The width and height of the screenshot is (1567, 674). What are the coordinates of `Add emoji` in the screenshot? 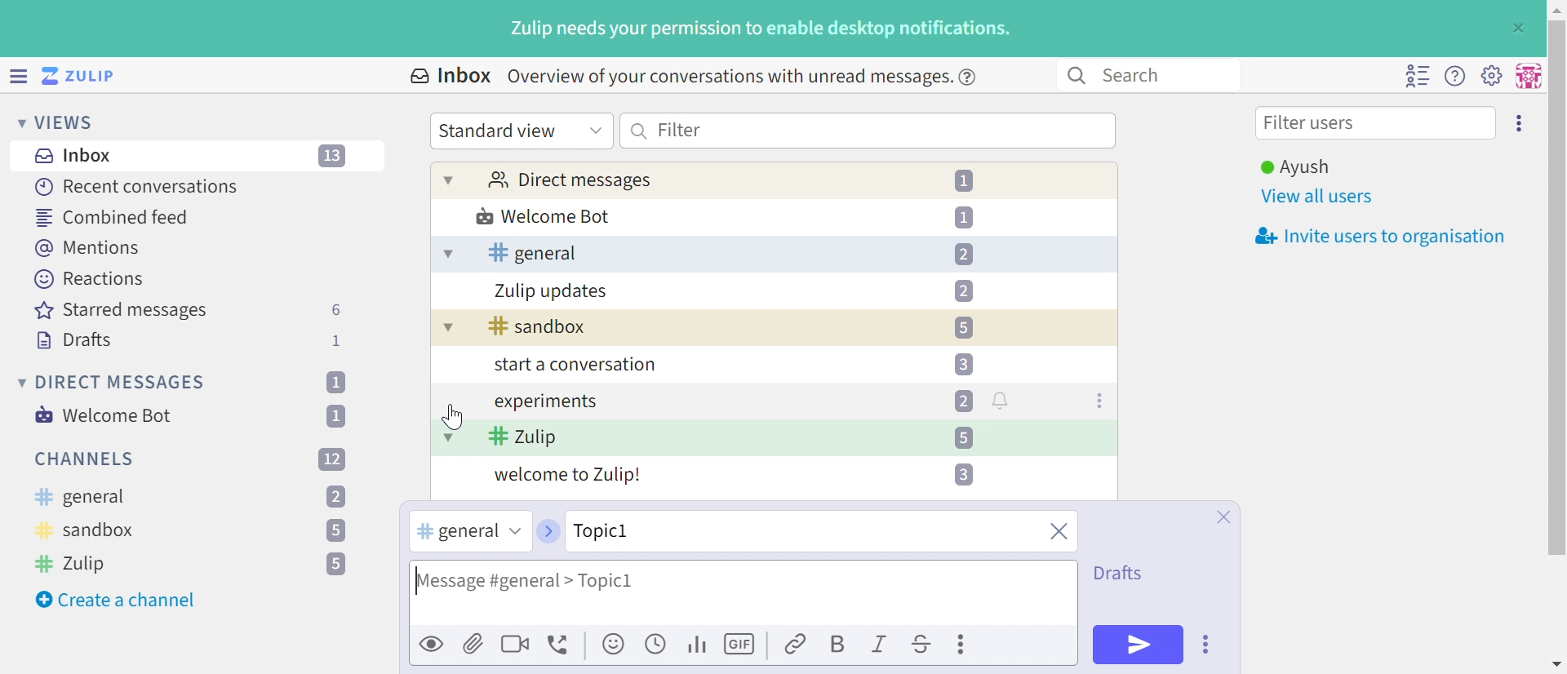 It's located at (615, 645).